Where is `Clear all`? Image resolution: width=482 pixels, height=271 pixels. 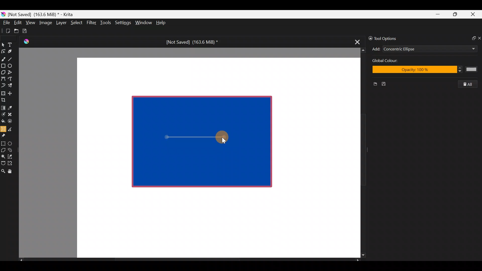 Clear all is located at coordinates (470, 84).